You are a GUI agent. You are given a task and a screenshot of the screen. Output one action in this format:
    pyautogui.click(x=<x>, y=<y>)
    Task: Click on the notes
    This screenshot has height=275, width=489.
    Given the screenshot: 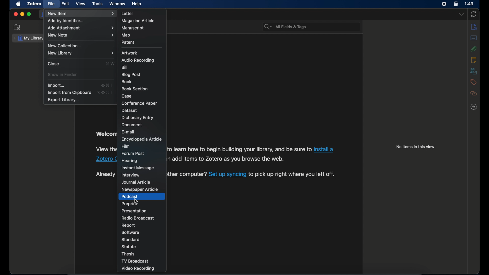 What is the action you would take?
    pyautogui.click(x=475, y=60)
    